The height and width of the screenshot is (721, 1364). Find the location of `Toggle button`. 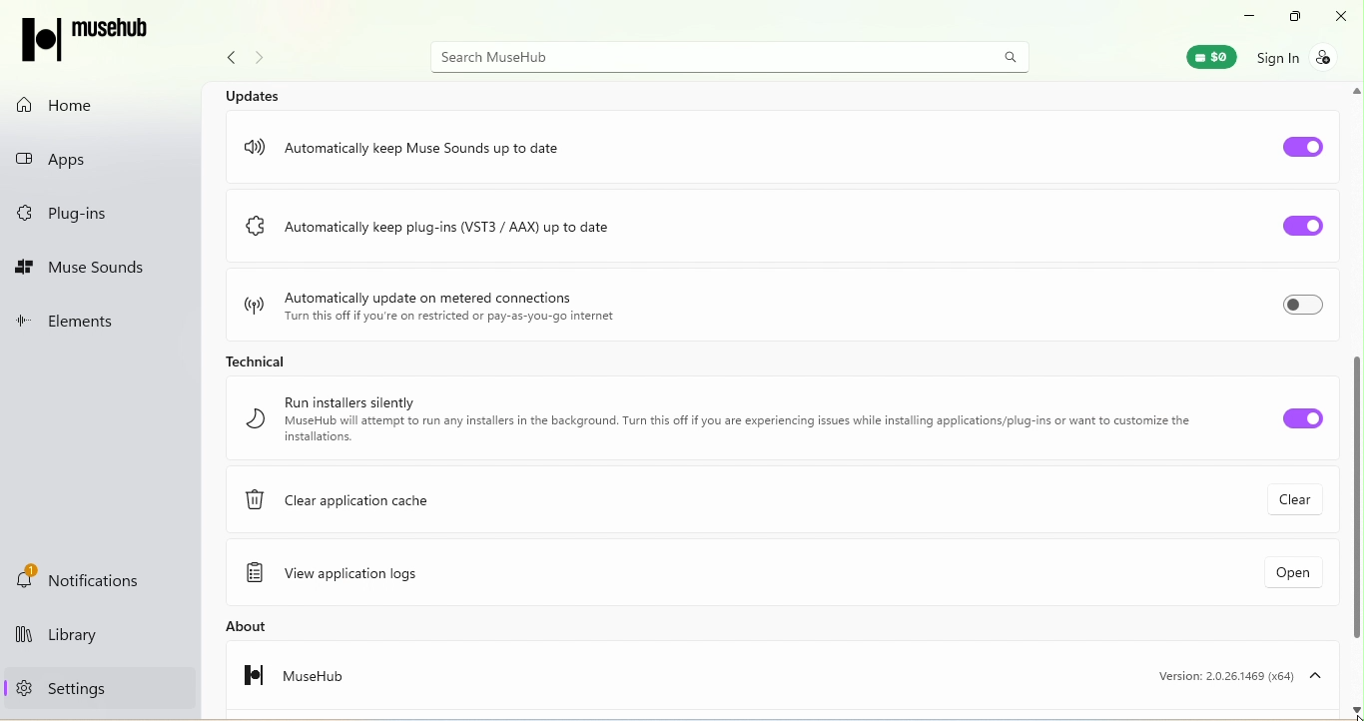

Toggle button is located at coordinates (1293, 228).